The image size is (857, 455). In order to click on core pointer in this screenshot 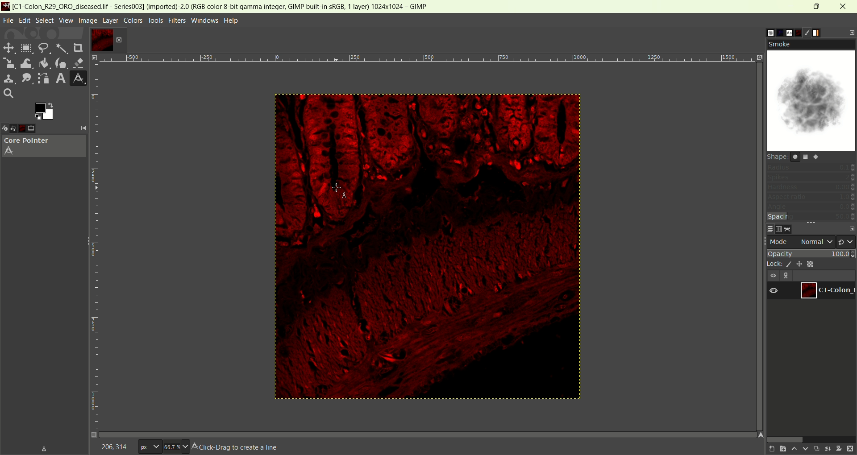, I will do `click(44, 147)`.